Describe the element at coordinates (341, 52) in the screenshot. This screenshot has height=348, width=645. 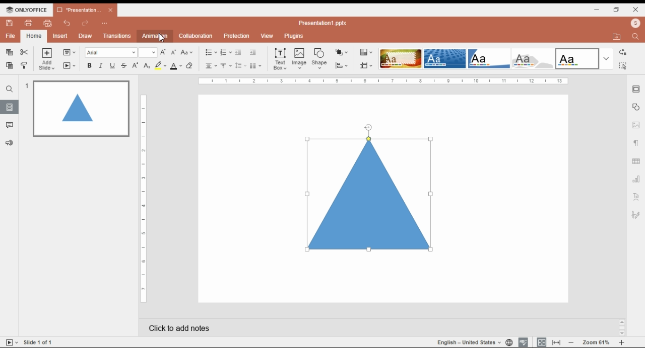
I see `arrange objects` at that location.